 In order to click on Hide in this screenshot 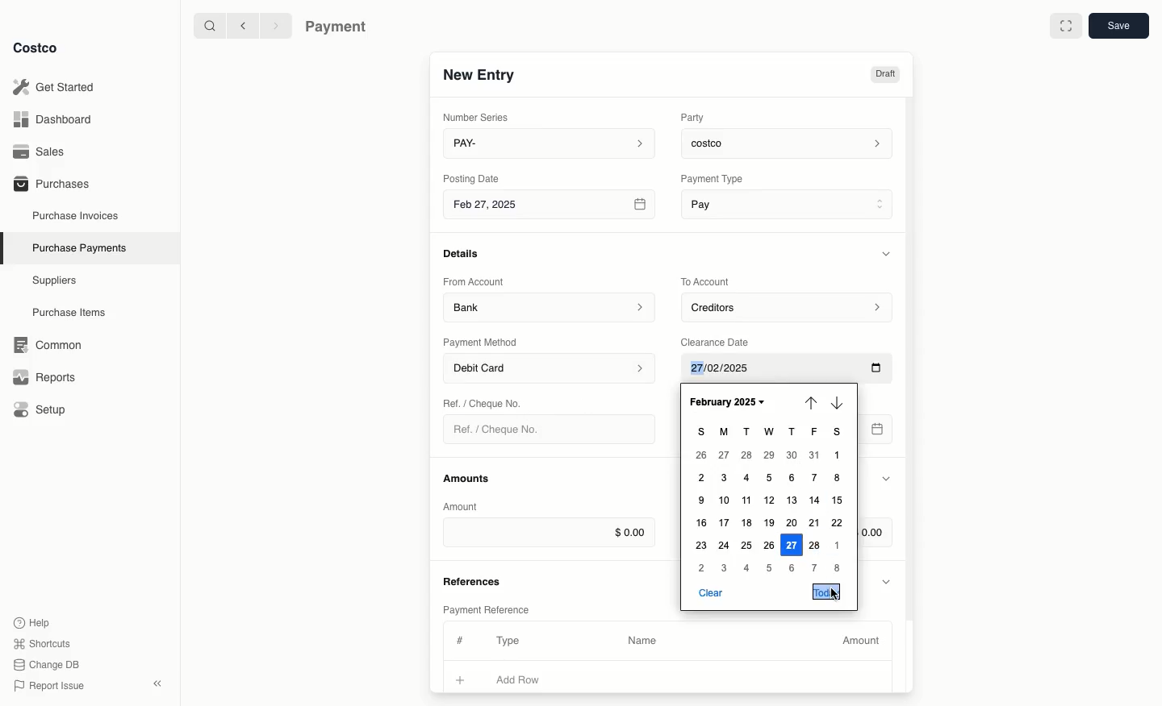, I will do `click(886, 480)`.